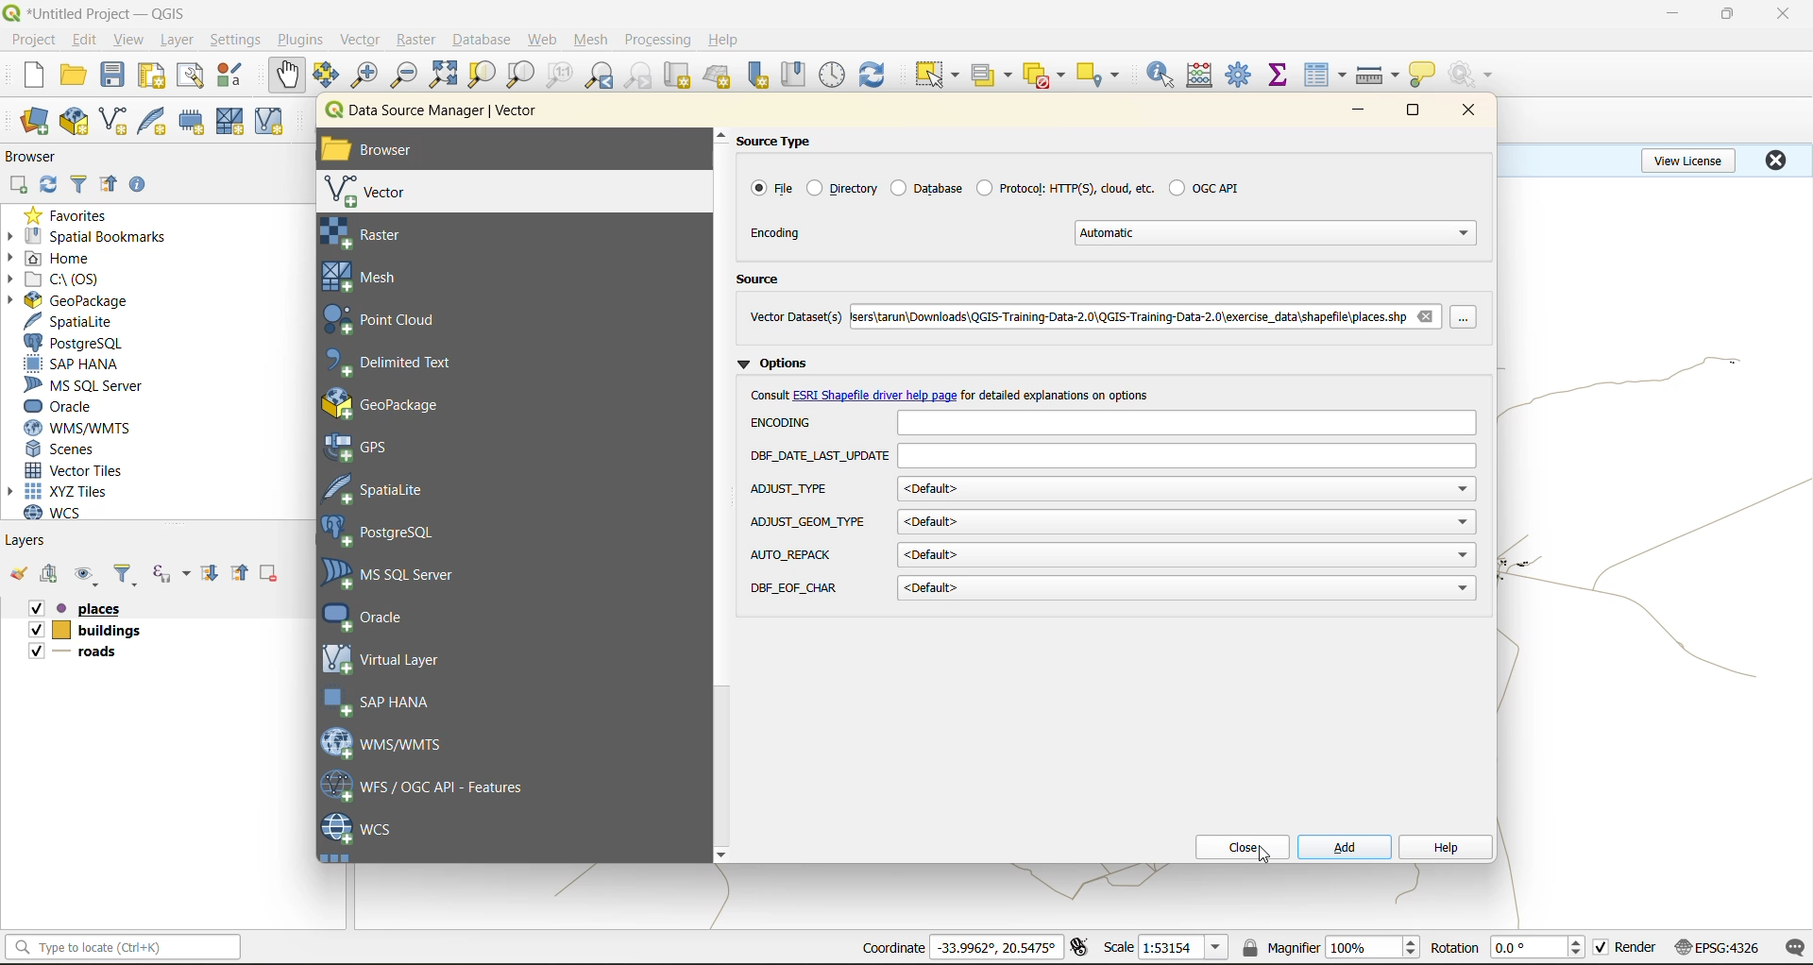 This screenshot has width=1813, height=965. What do you see at coordinates (271, 573) in the screenshot?
I see `remove layer` at bounding box center [271, 573].